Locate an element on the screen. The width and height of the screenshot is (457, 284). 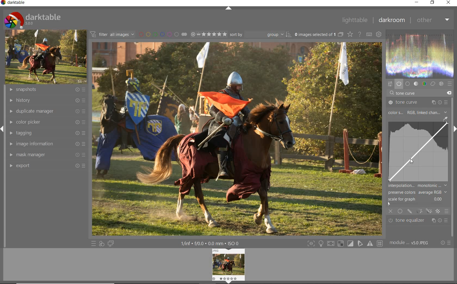
module... v5.0 JPEG is located at coordinates (410, 243).